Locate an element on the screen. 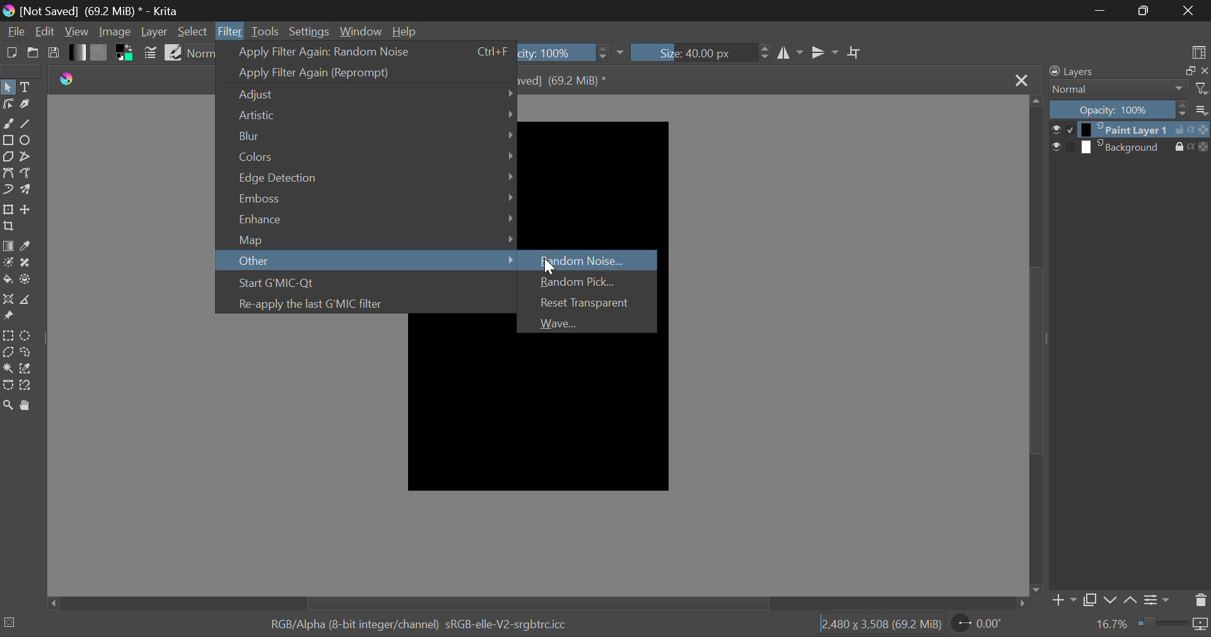  lock is located at coordinates (1171, 147).